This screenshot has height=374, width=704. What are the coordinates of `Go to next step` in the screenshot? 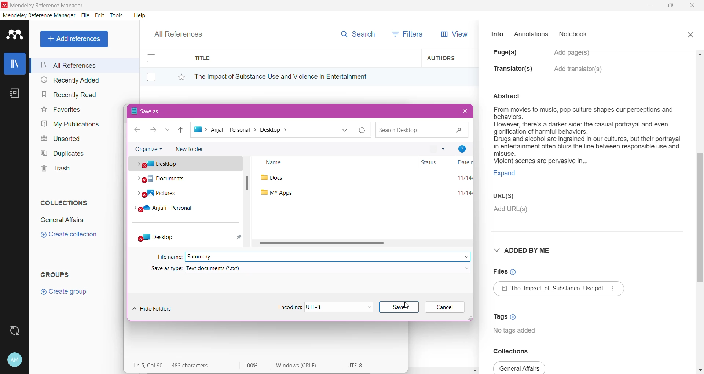 It's located at (153, 131).